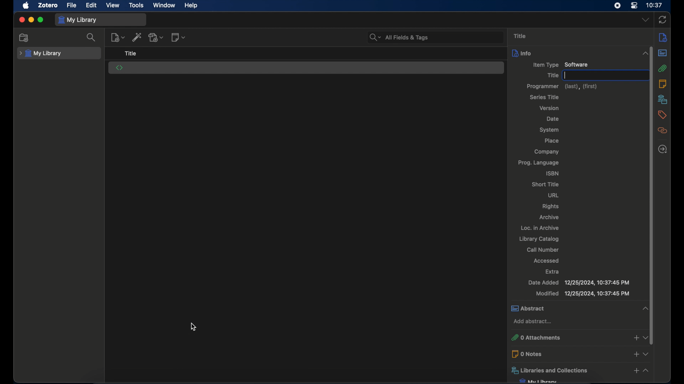  I want to click on search, so click(92, 37).